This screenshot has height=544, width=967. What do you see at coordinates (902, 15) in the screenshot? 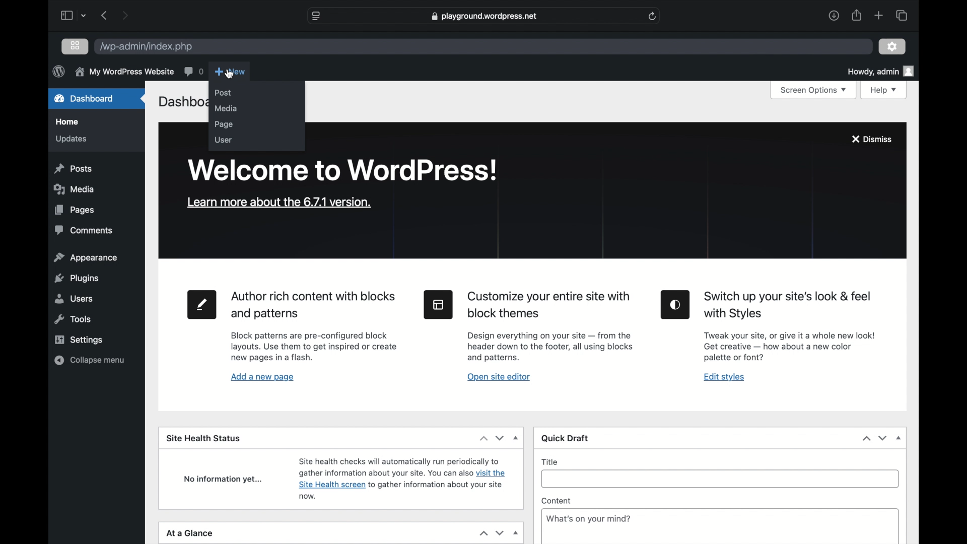
I see `tab group picker` at bounding box center [902, 15].